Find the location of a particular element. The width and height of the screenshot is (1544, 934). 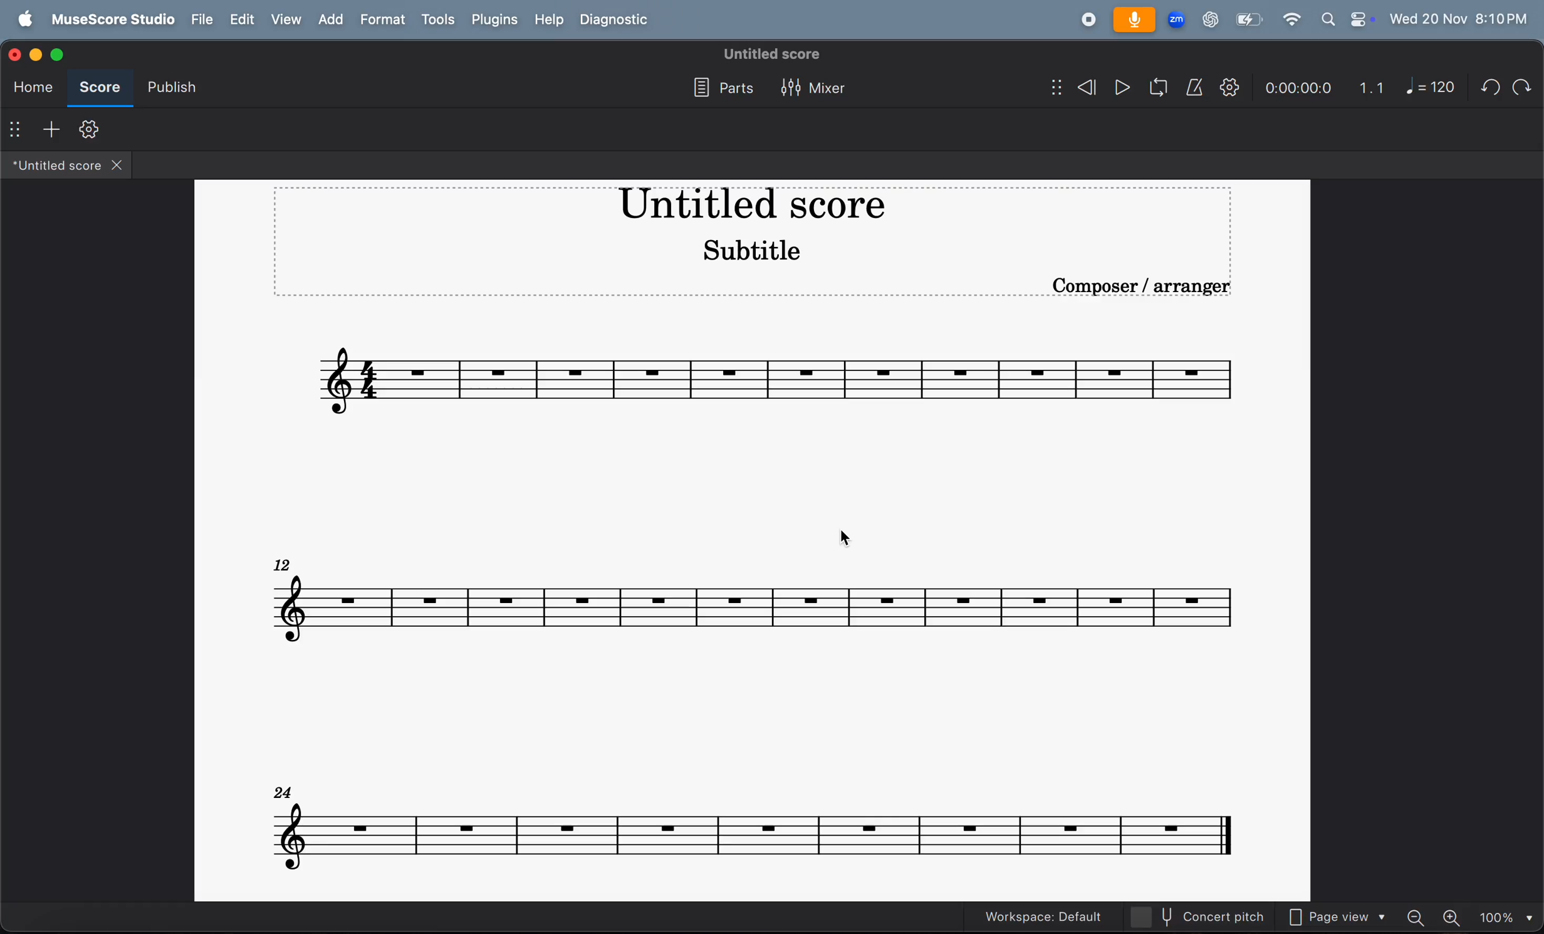

compose/arranger is located at coordinates (1098, 286).